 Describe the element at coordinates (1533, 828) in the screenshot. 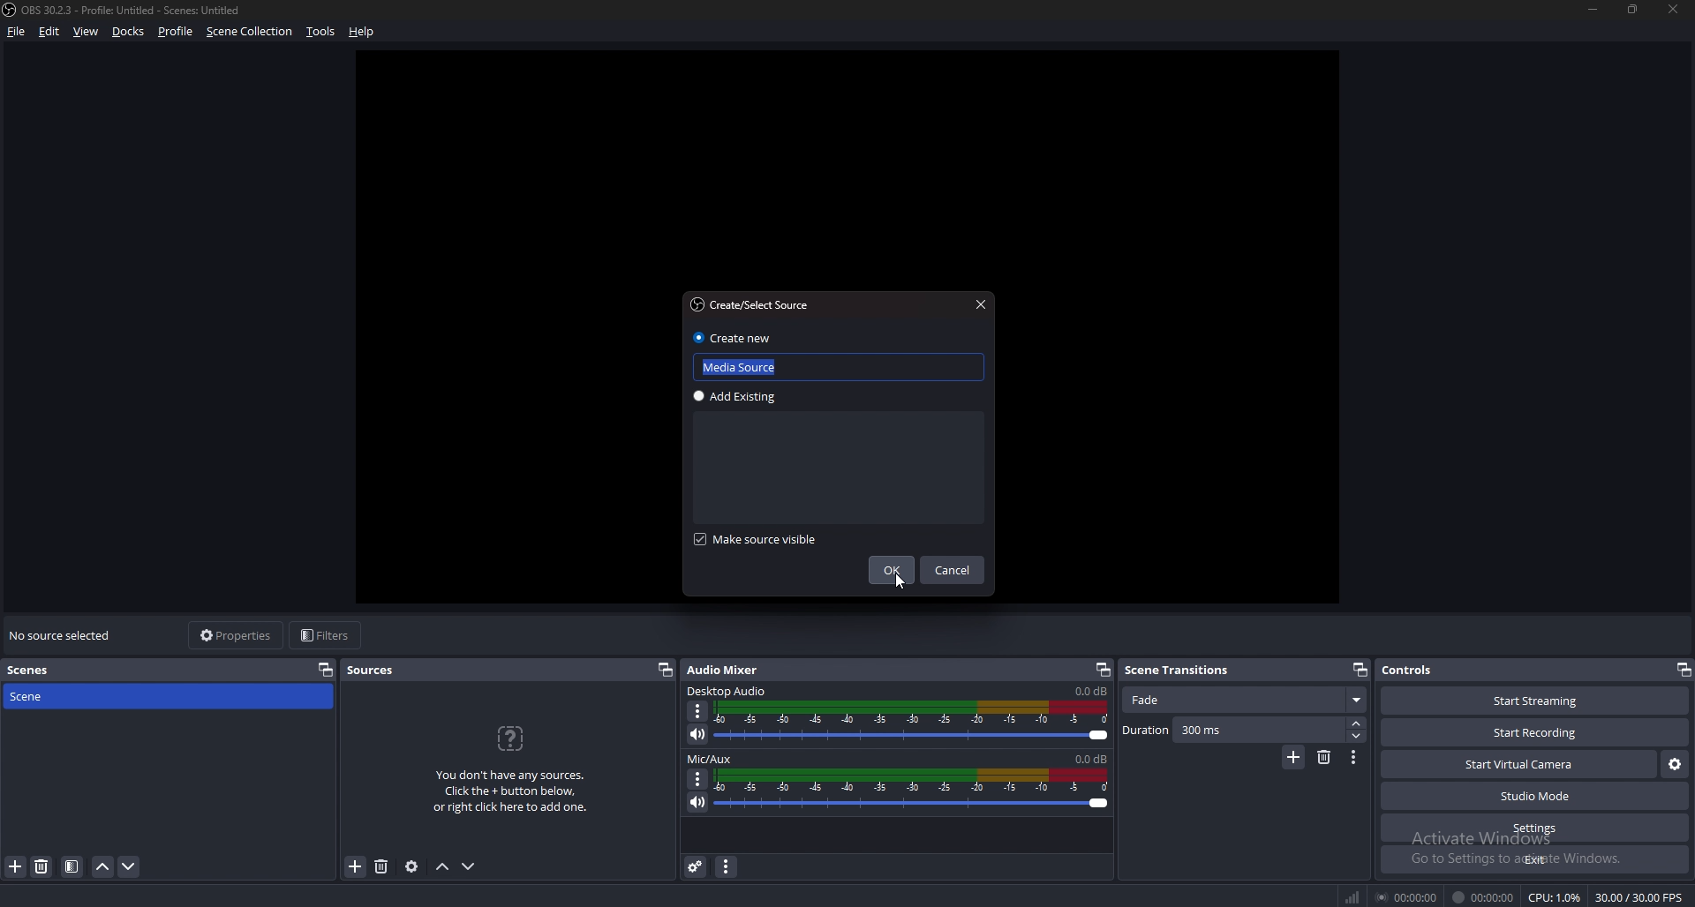

I see `settings` at that location.